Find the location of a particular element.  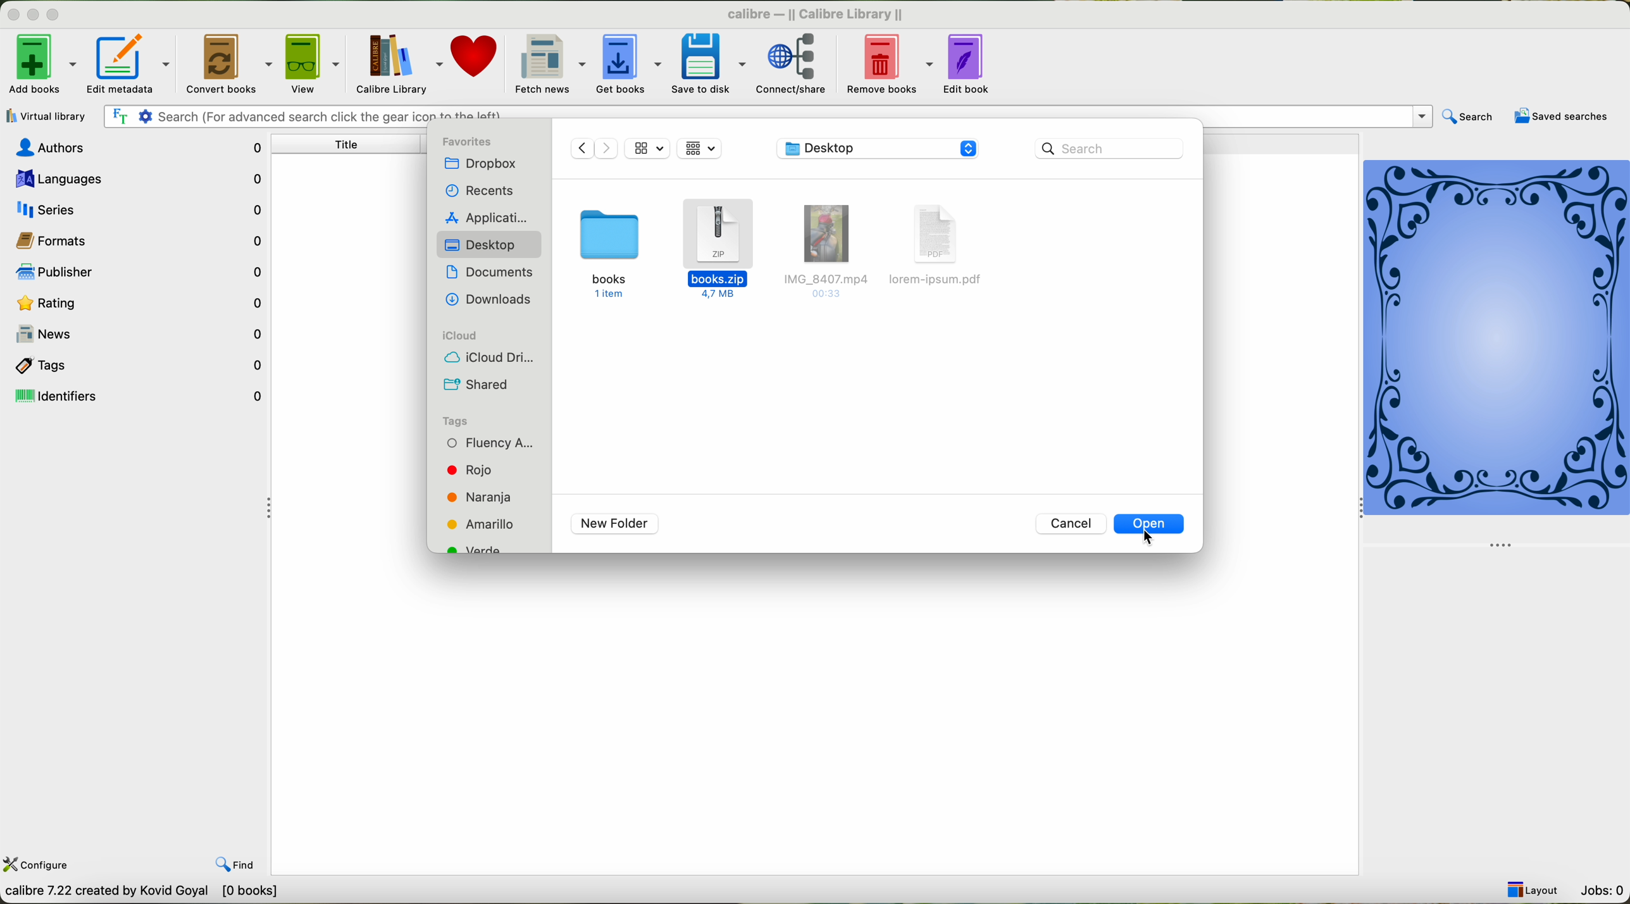

applications is located at coordinates (487, 218).